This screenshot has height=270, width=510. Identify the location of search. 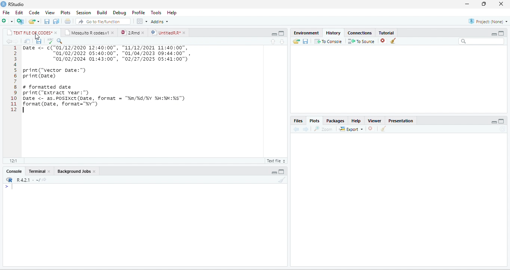
(60, 41).